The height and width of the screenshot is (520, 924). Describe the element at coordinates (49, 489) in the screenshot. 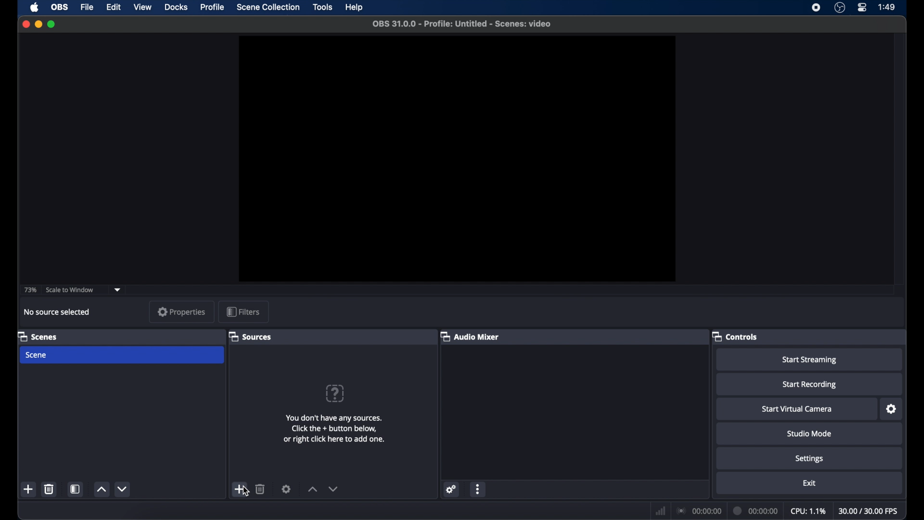

I see `delete` at that location.